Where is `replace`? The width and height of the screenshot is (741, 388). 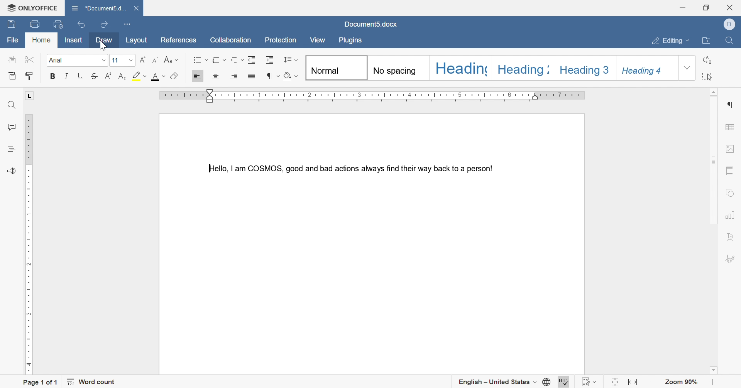
replace is located at coordinates (707, 60).